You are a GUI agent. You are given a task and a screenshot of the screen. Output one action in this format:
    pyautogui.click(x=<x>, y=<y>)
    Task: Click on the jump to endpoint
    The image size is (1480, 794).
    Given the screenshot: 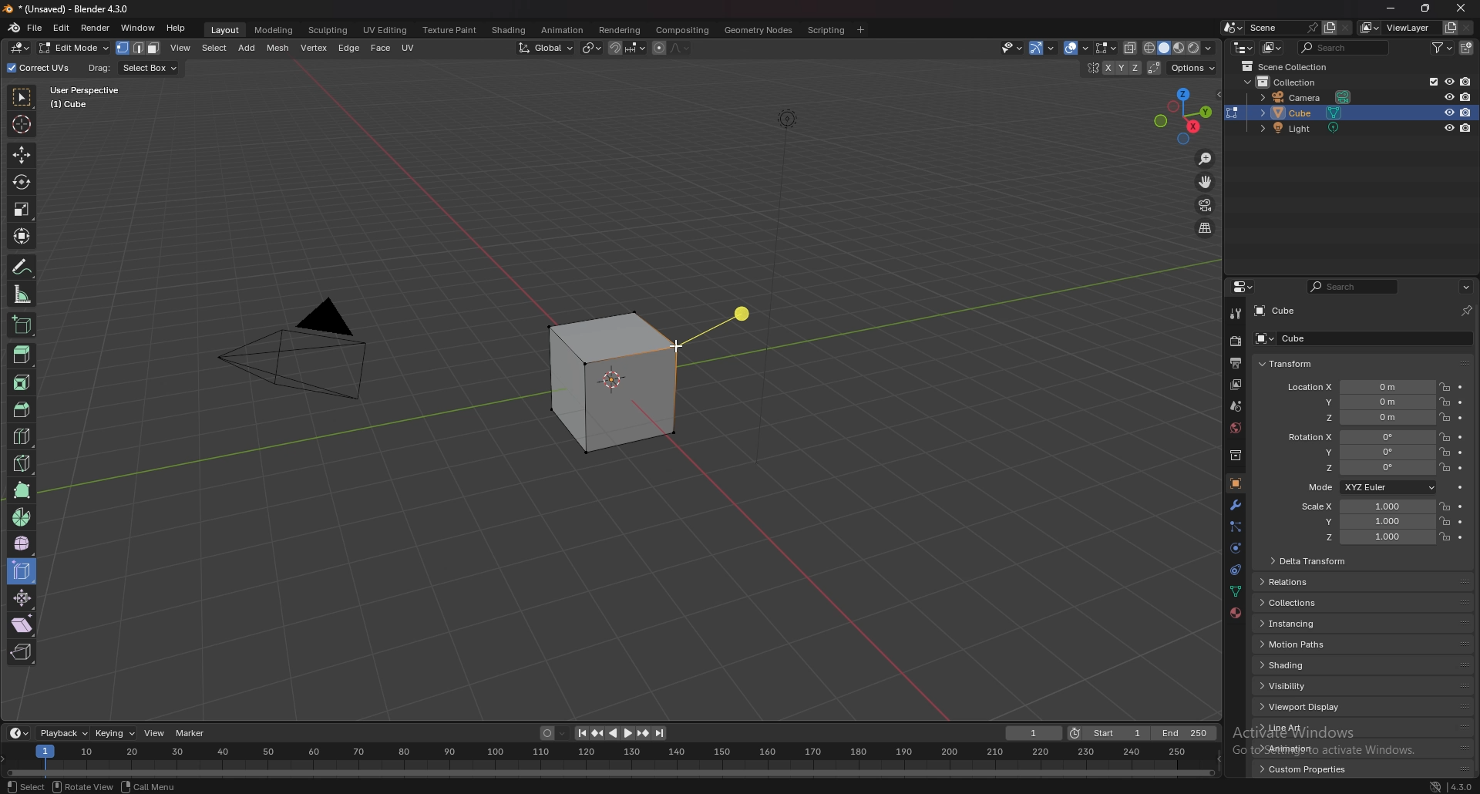 What is the action you would take?
    pyautogui.click(x=580, y=733)
    